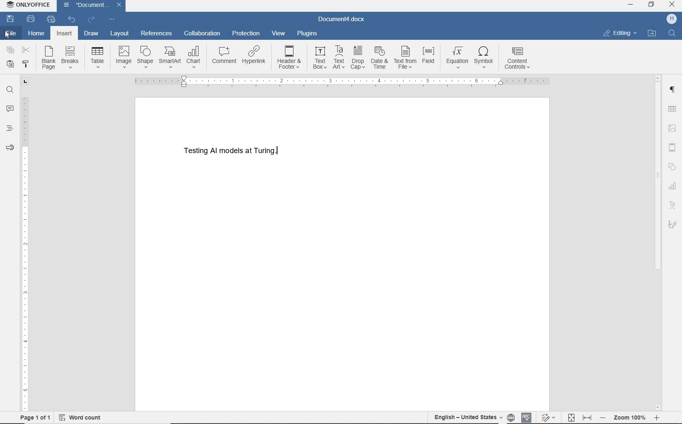  What do you see at coordinates (673, 148) in the screenshot?
I see `header & footer` at bounding box center [673, 148].